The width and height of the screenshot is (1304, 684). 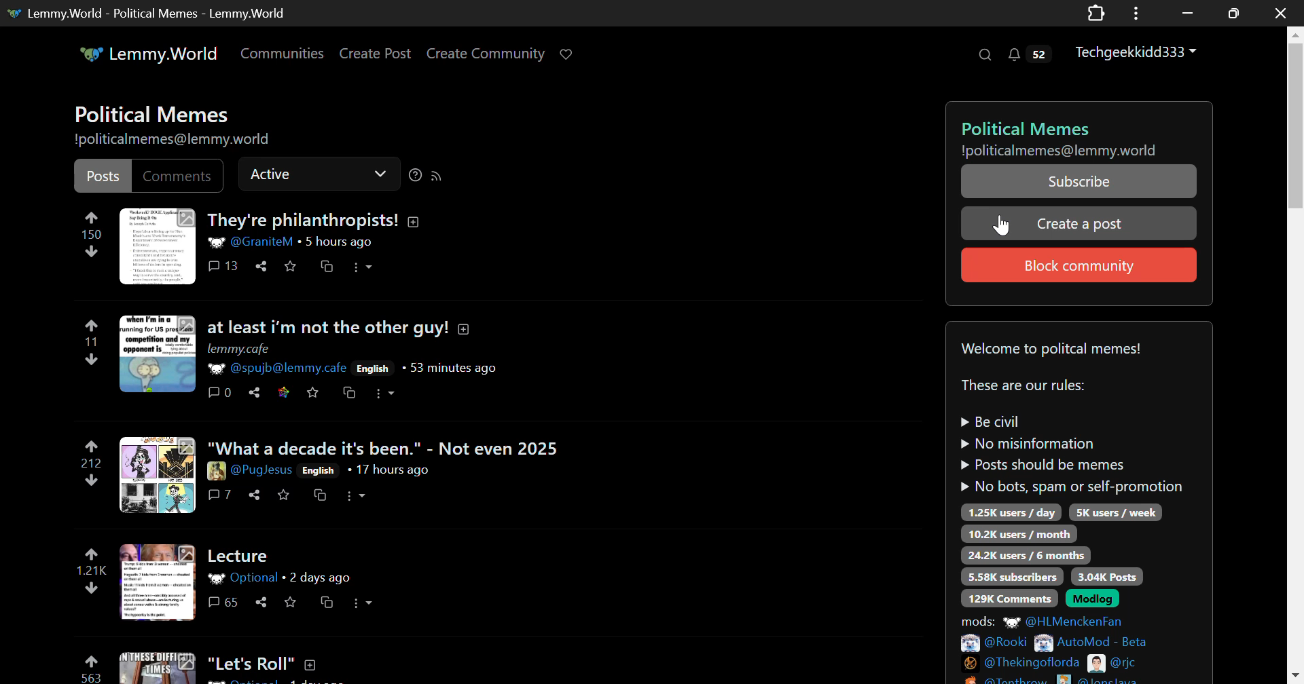 What do you see at coordinates (311, 392) in the screenshot?
I see `Save` at bounding box center [311, 392].